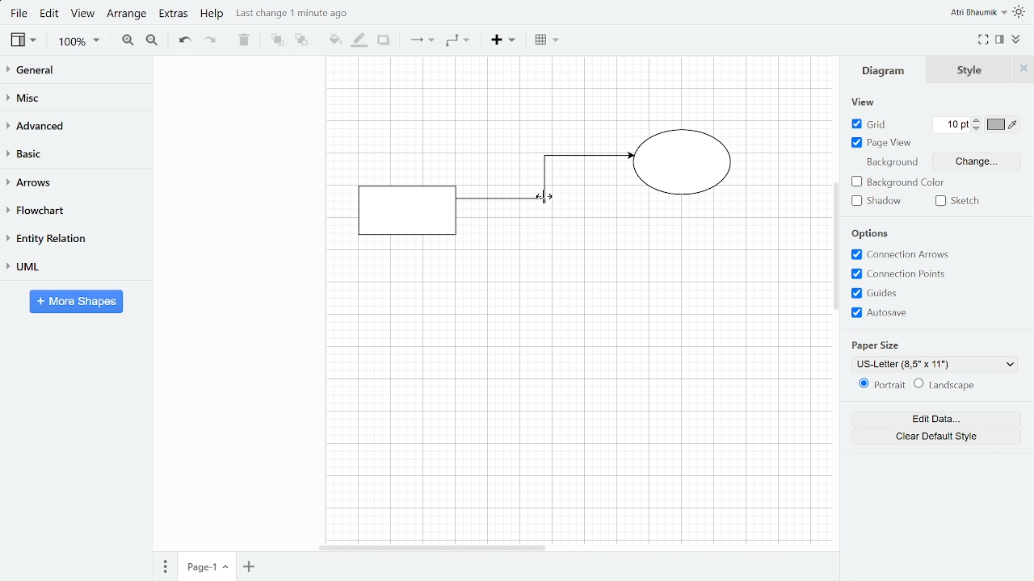 The height and width of the screenshot is (581, 1034). Describe the element at coordinates (78, 43) in the screenshot. I see `Zoom` at that location.